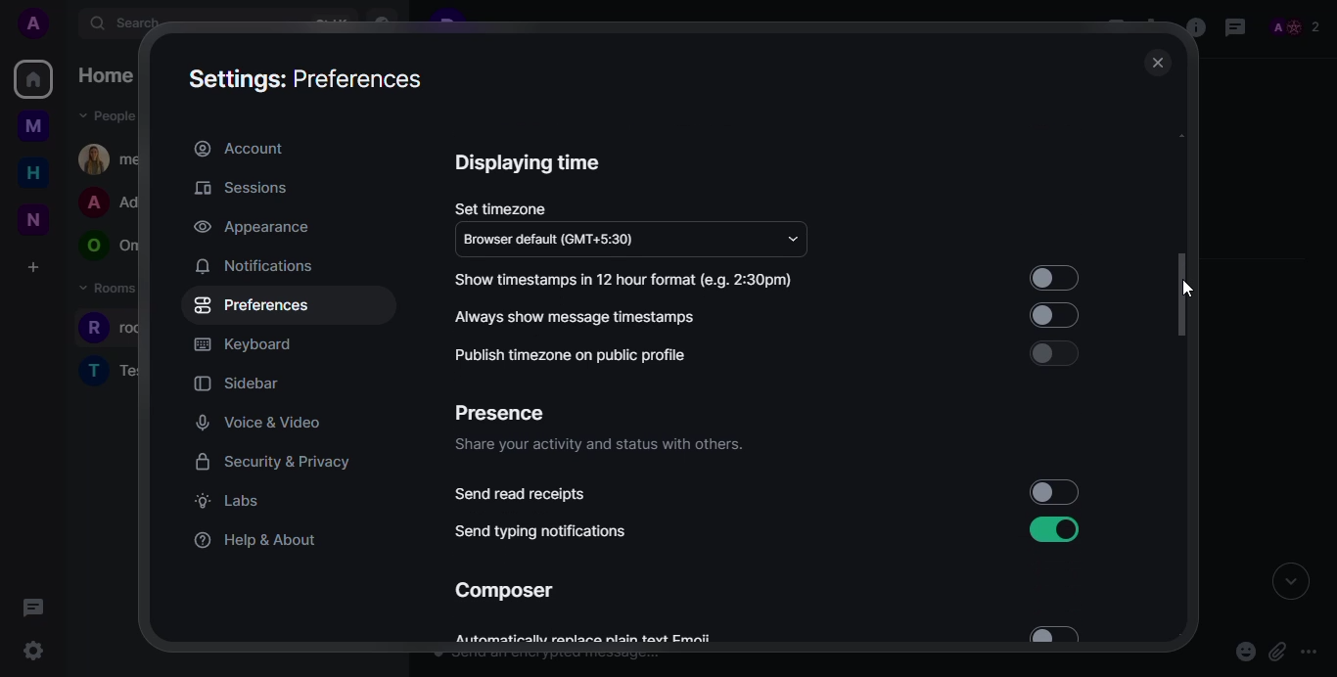 This screenshot has width=1337, height=677. Describe the element at coordinates (613, 647) in the screenshot. I see `info` at that location.